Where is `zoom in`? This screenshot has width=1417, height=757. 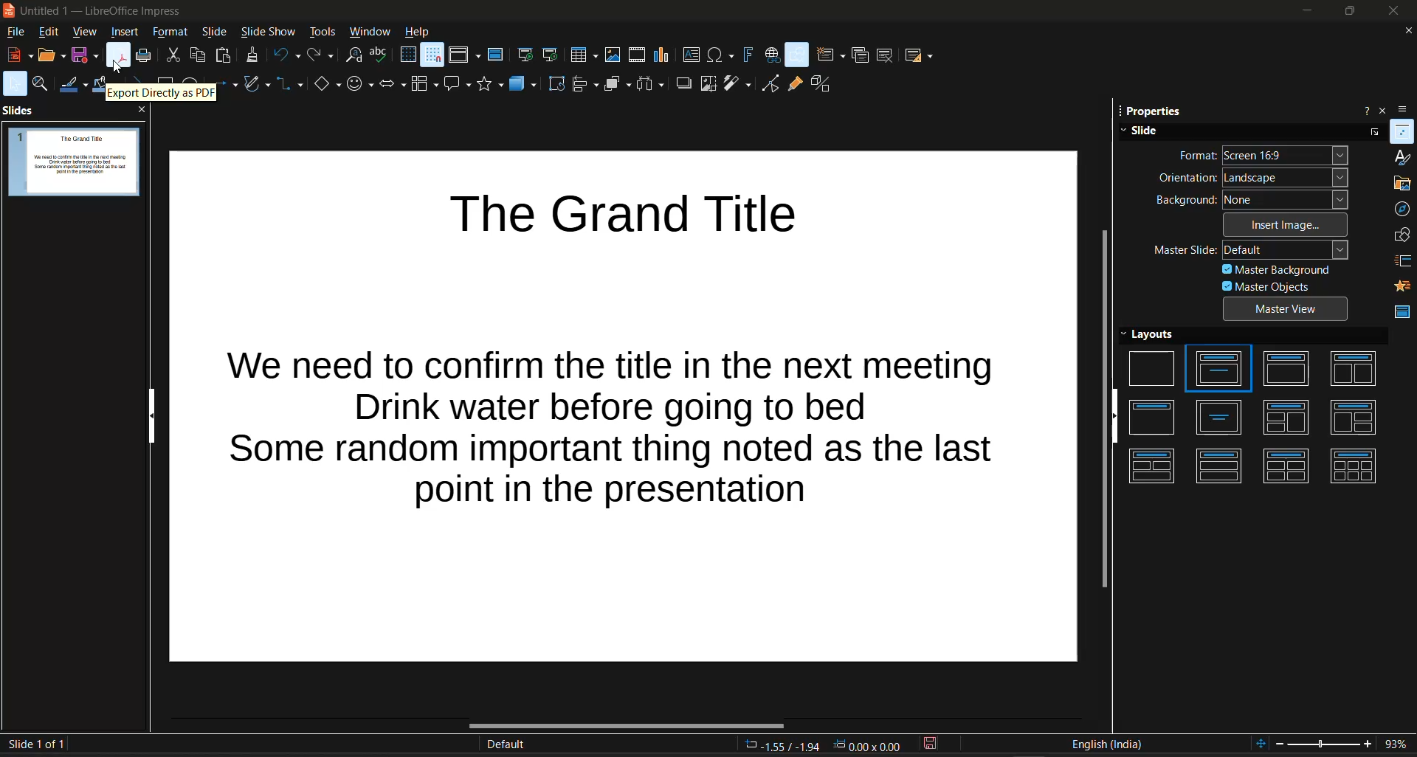 zoom in is located at coordinates (1370, 745).